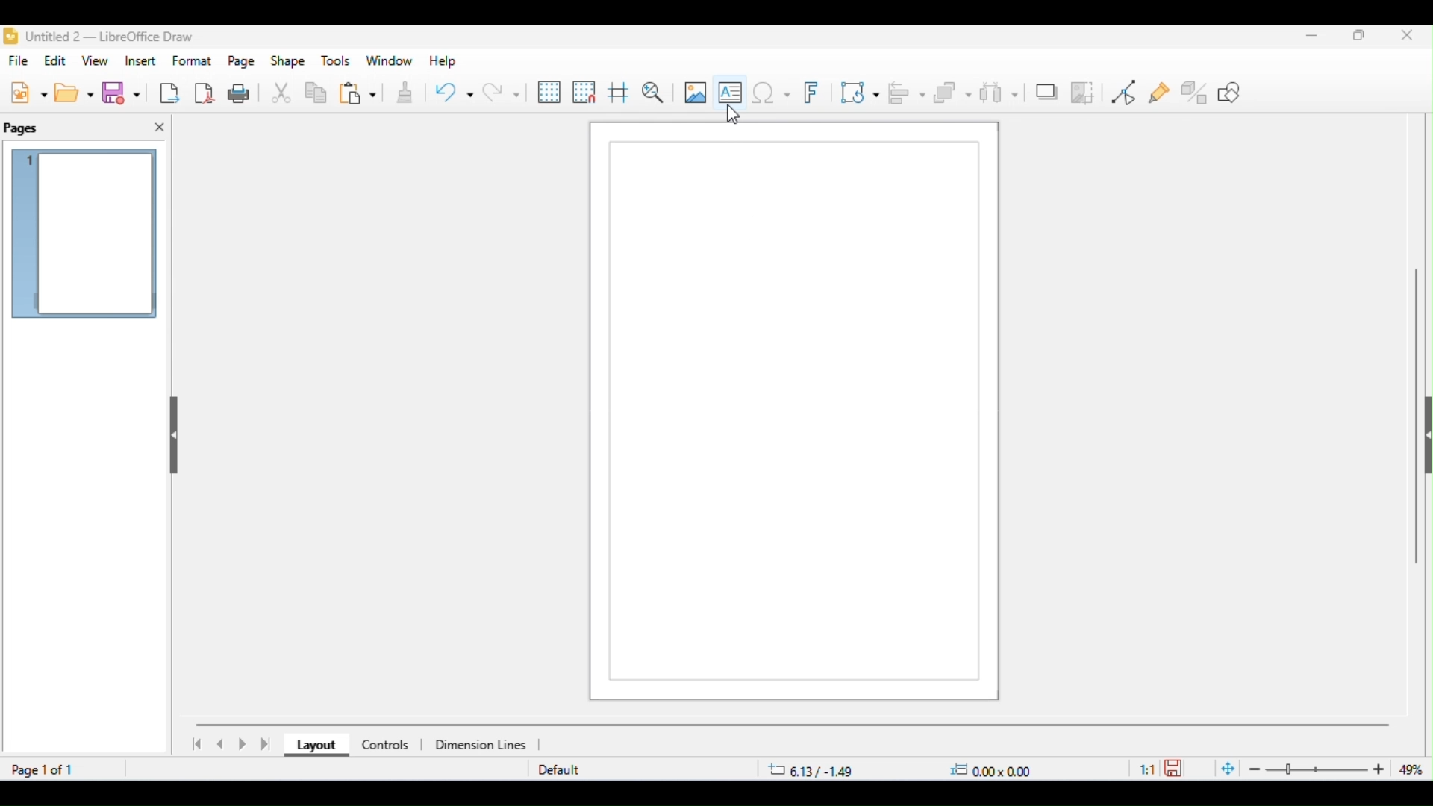  Describe the element at coordinates (694, 92) in the screenshot. I see `insert image` at that location.